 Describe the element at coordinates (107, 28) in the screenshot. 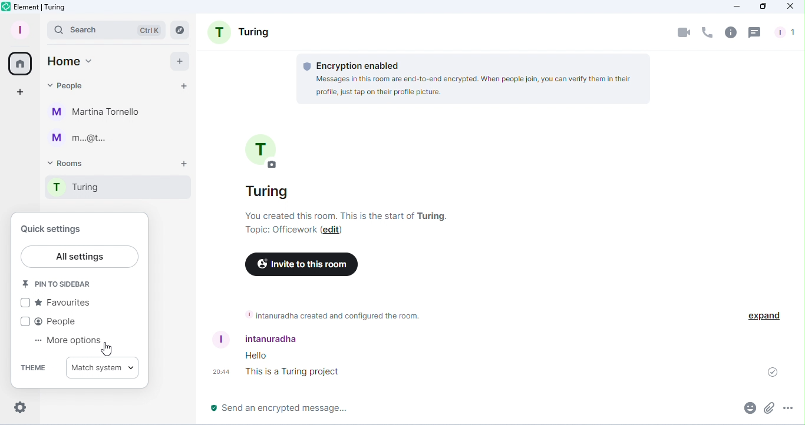

I see `Search bar` at that location.